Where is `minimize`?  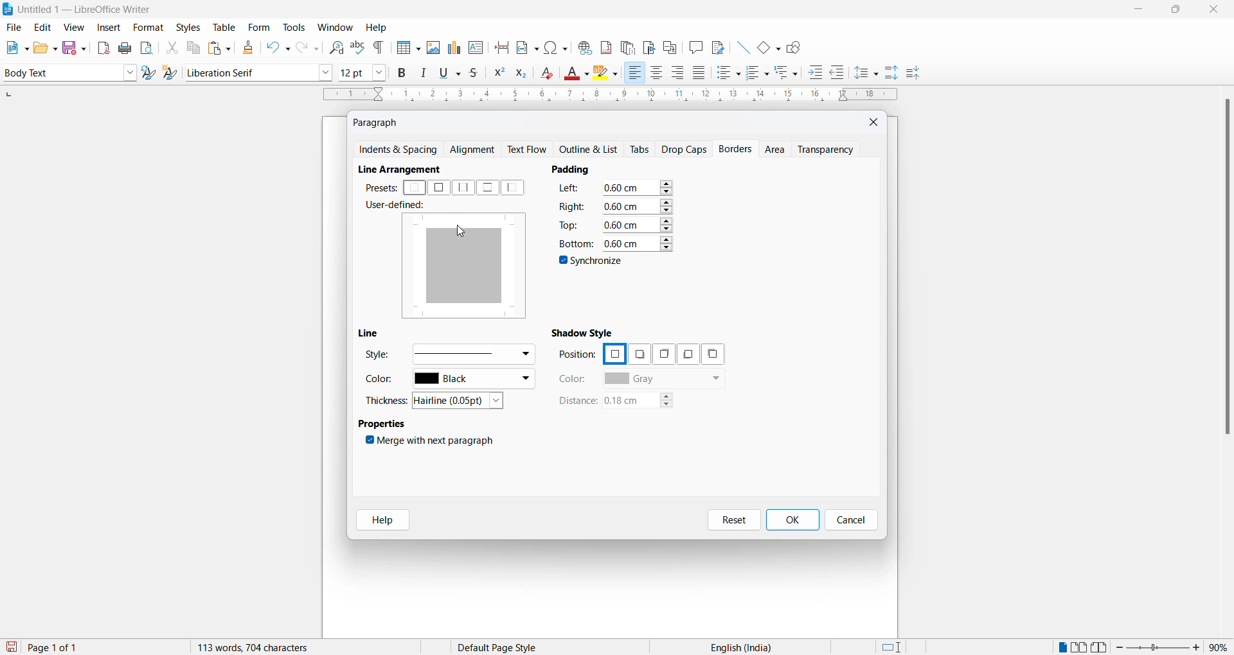 minimize is located at coordinates (1137, 12).